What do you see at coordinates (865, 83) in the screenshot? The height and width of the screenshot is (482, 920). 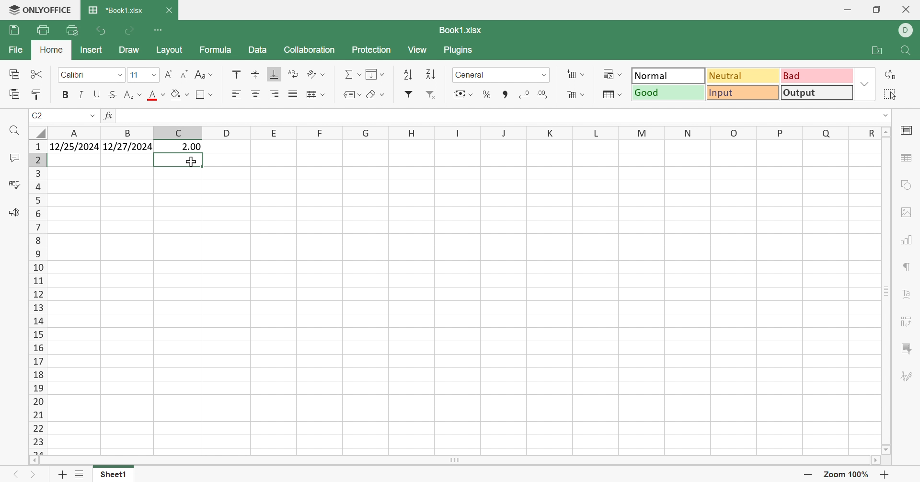 I see `Drop Down` at bounding box center [865, 83].